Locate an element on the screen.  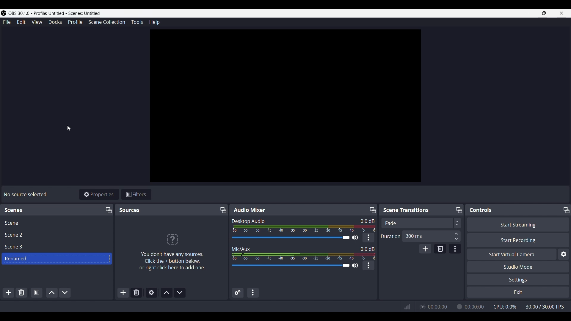
canvas is located at coordinates (288, 107).